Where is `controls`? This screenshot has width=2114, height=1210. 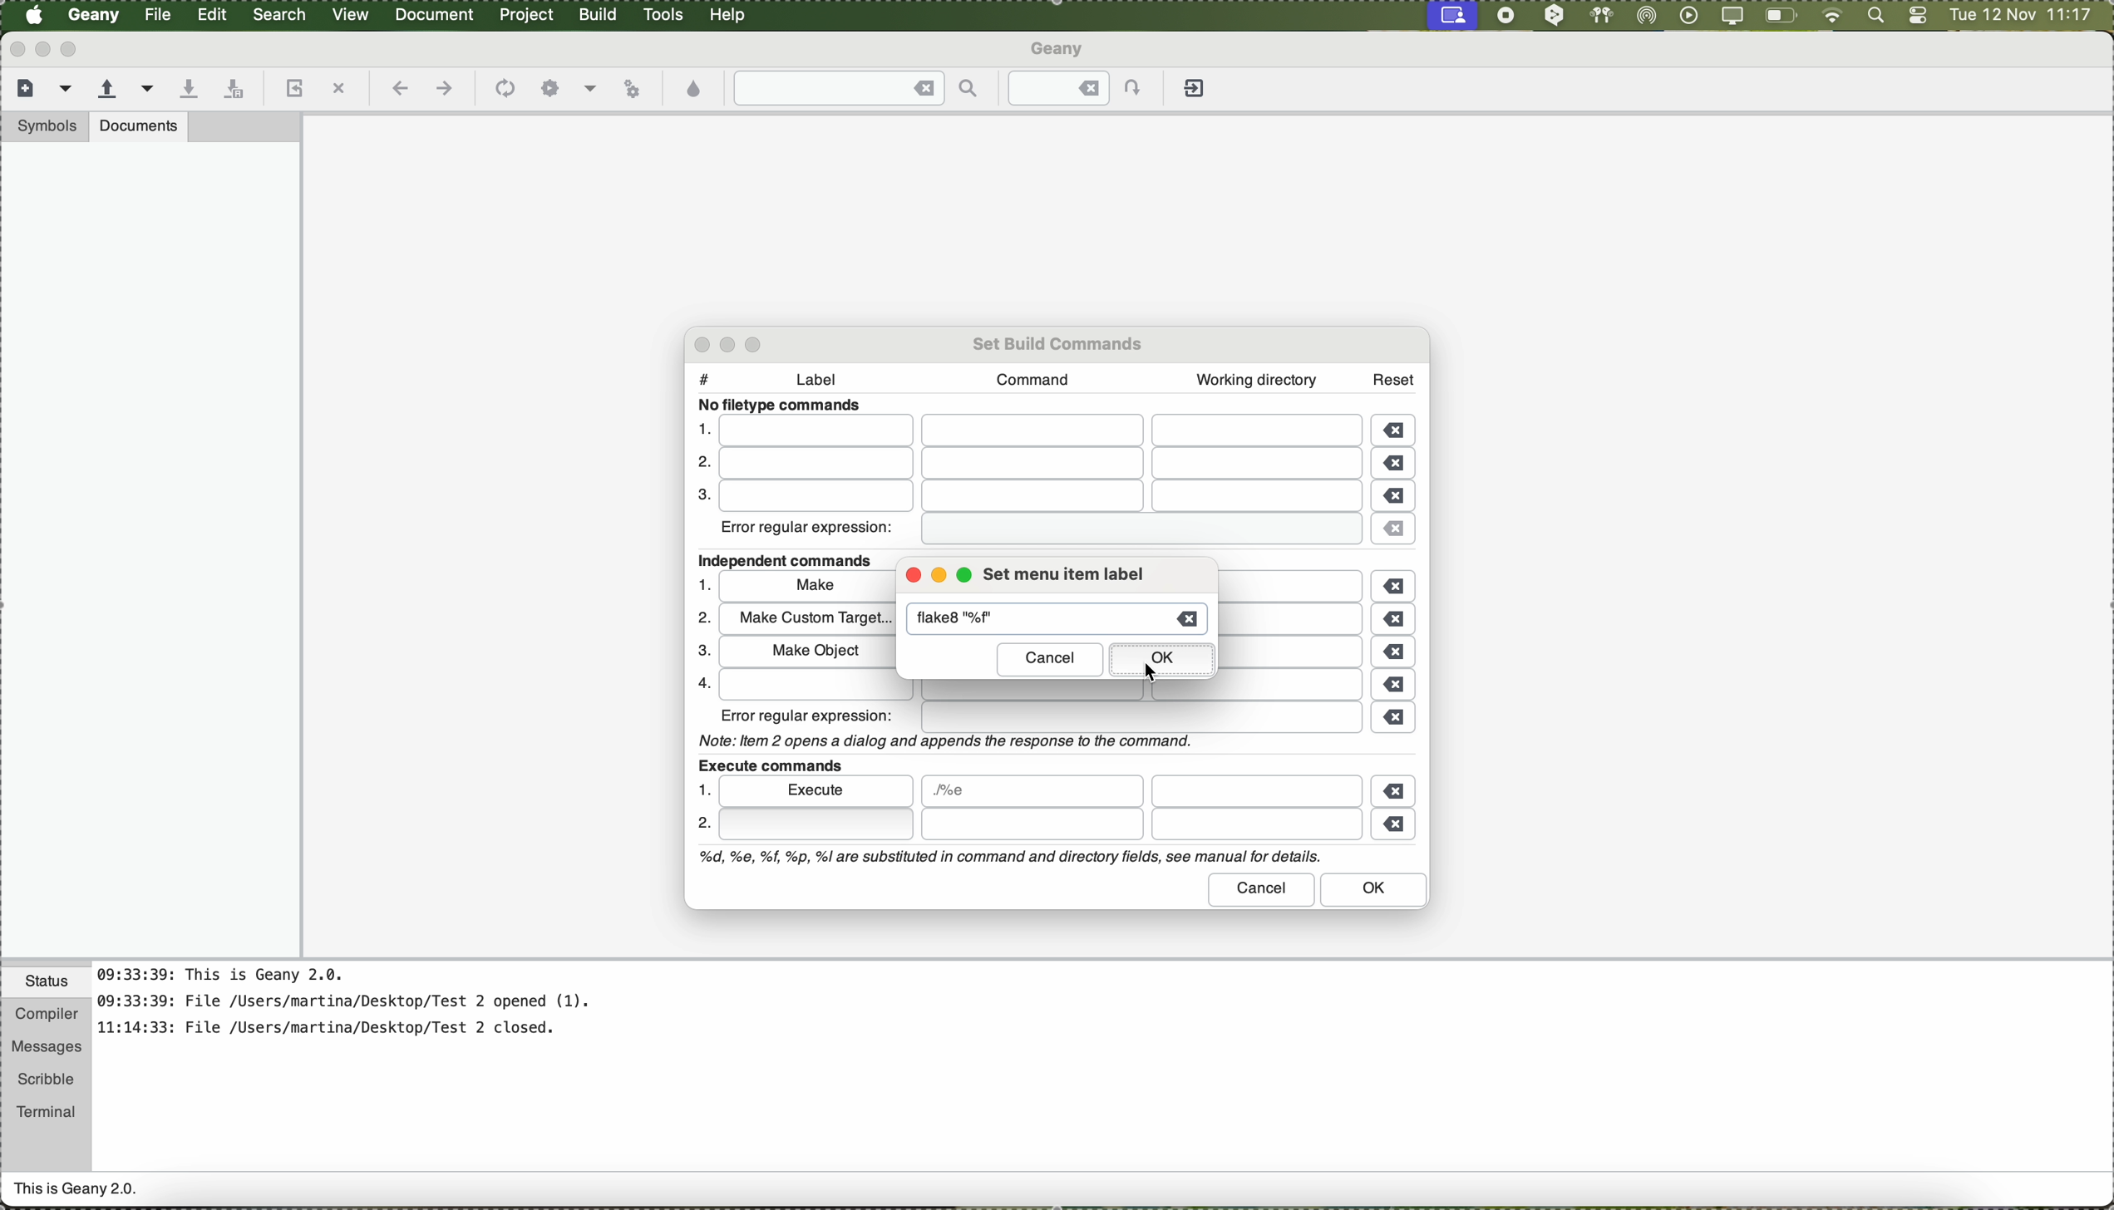
controls is located at coordinates (1918, 17).